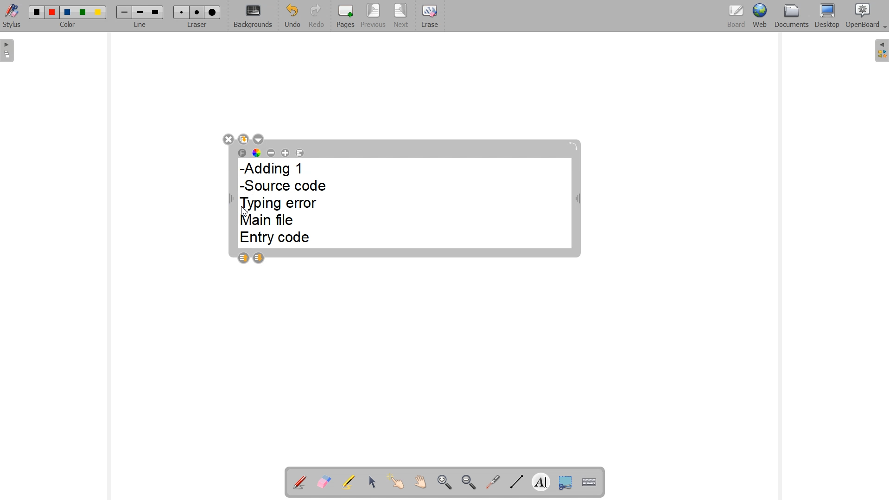 Image resolution: width=889 pixels, height=500 pixels. Describe the element at coordinates (468, 482) in the screenshot. I see `Zoom out` at that location.